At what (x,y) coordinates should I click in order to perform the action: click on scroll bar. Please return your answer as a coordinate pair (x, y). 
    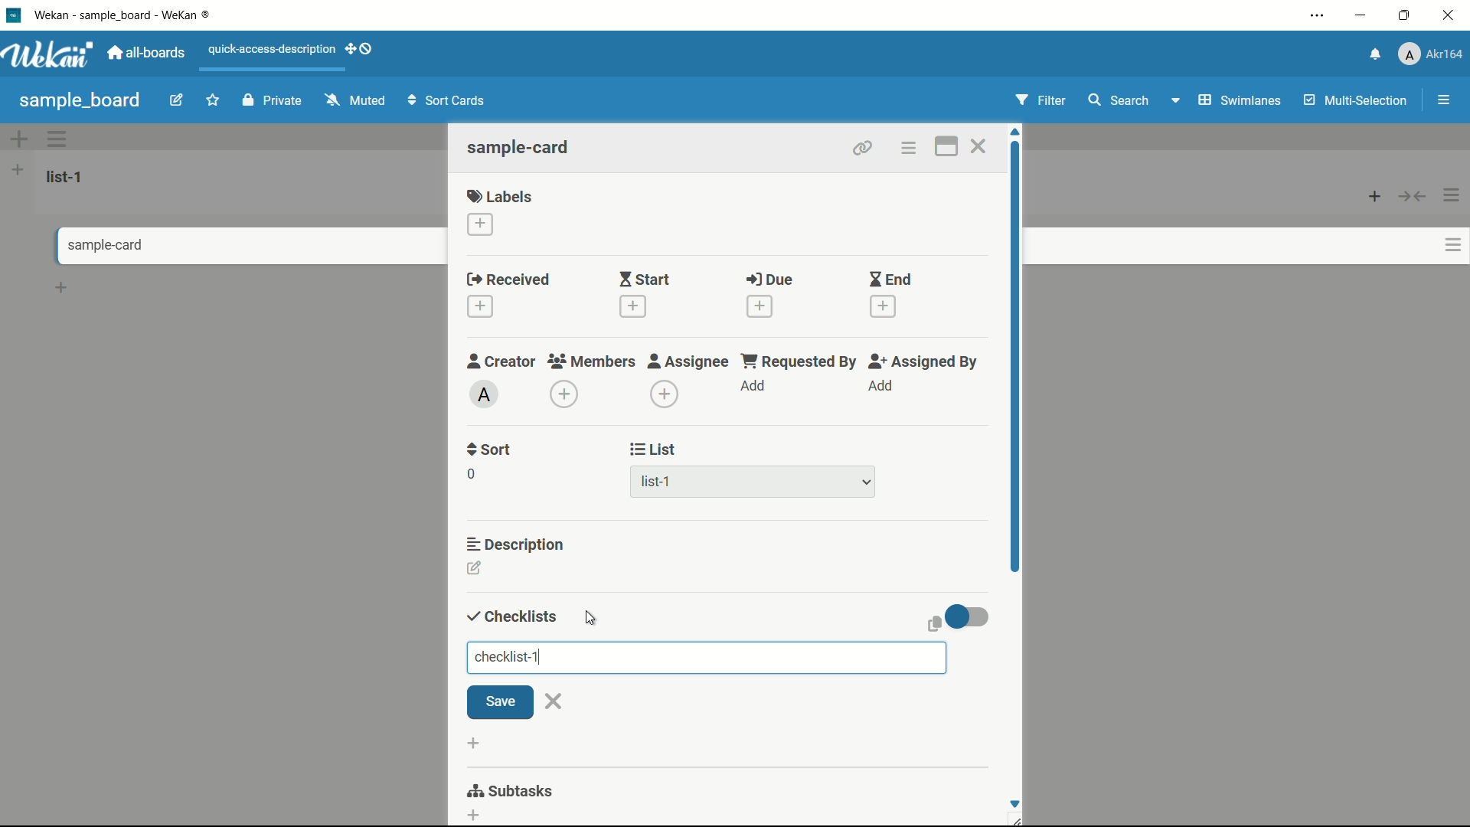
    Looking at the image, I should click on (1017, 381).